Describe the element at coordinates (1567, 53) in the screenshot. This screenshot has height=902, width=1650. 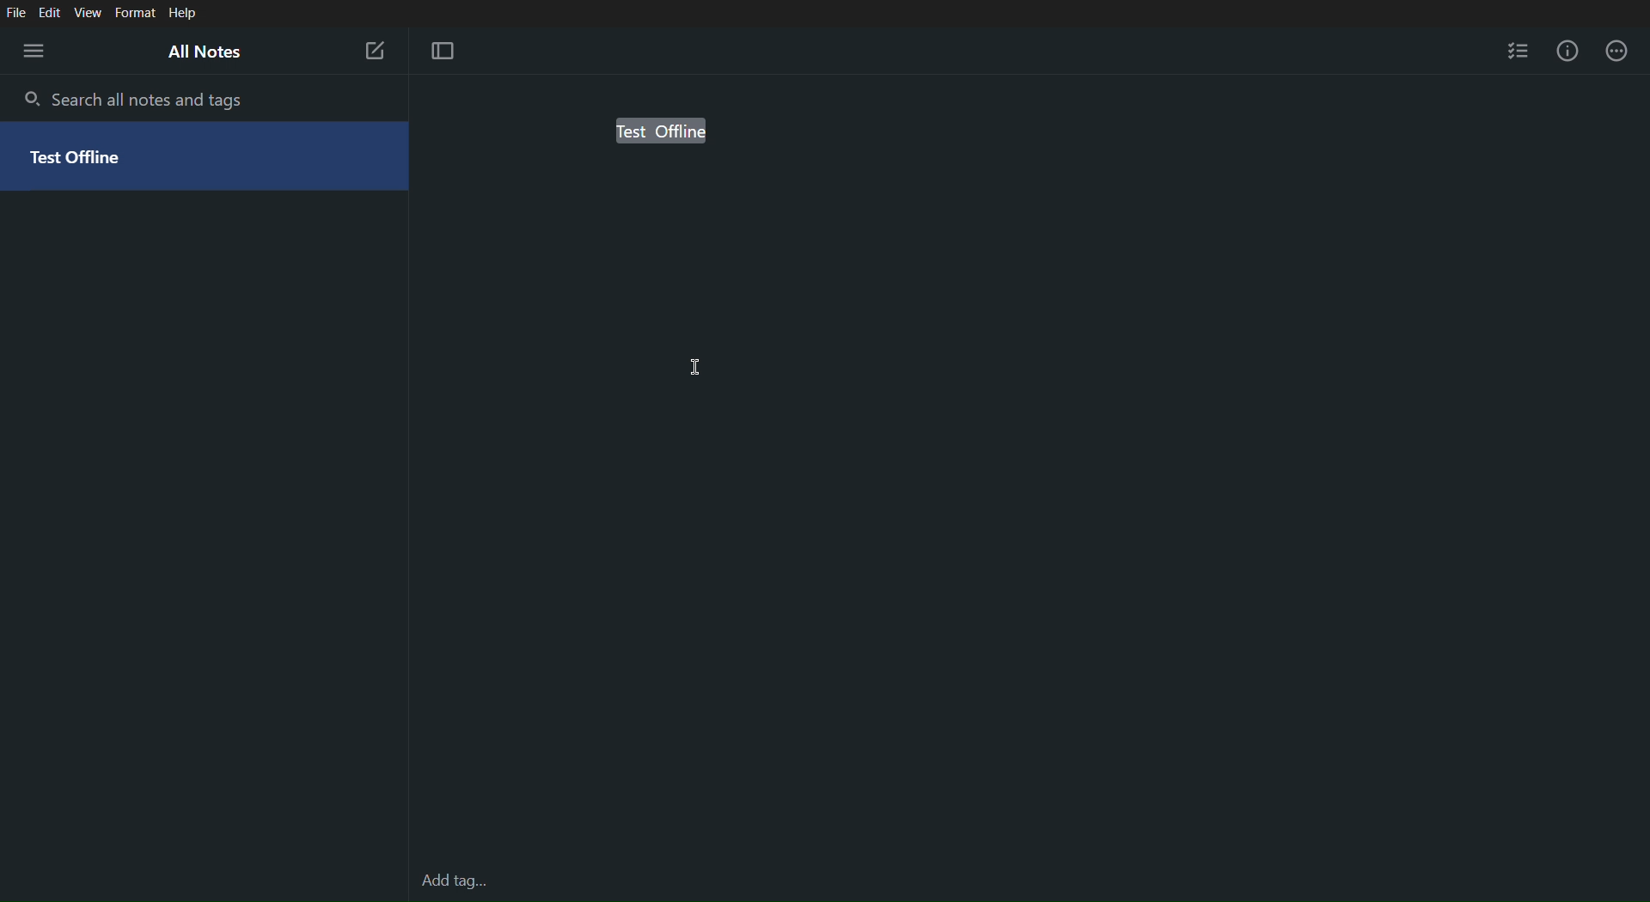
I see `Info` at that location.